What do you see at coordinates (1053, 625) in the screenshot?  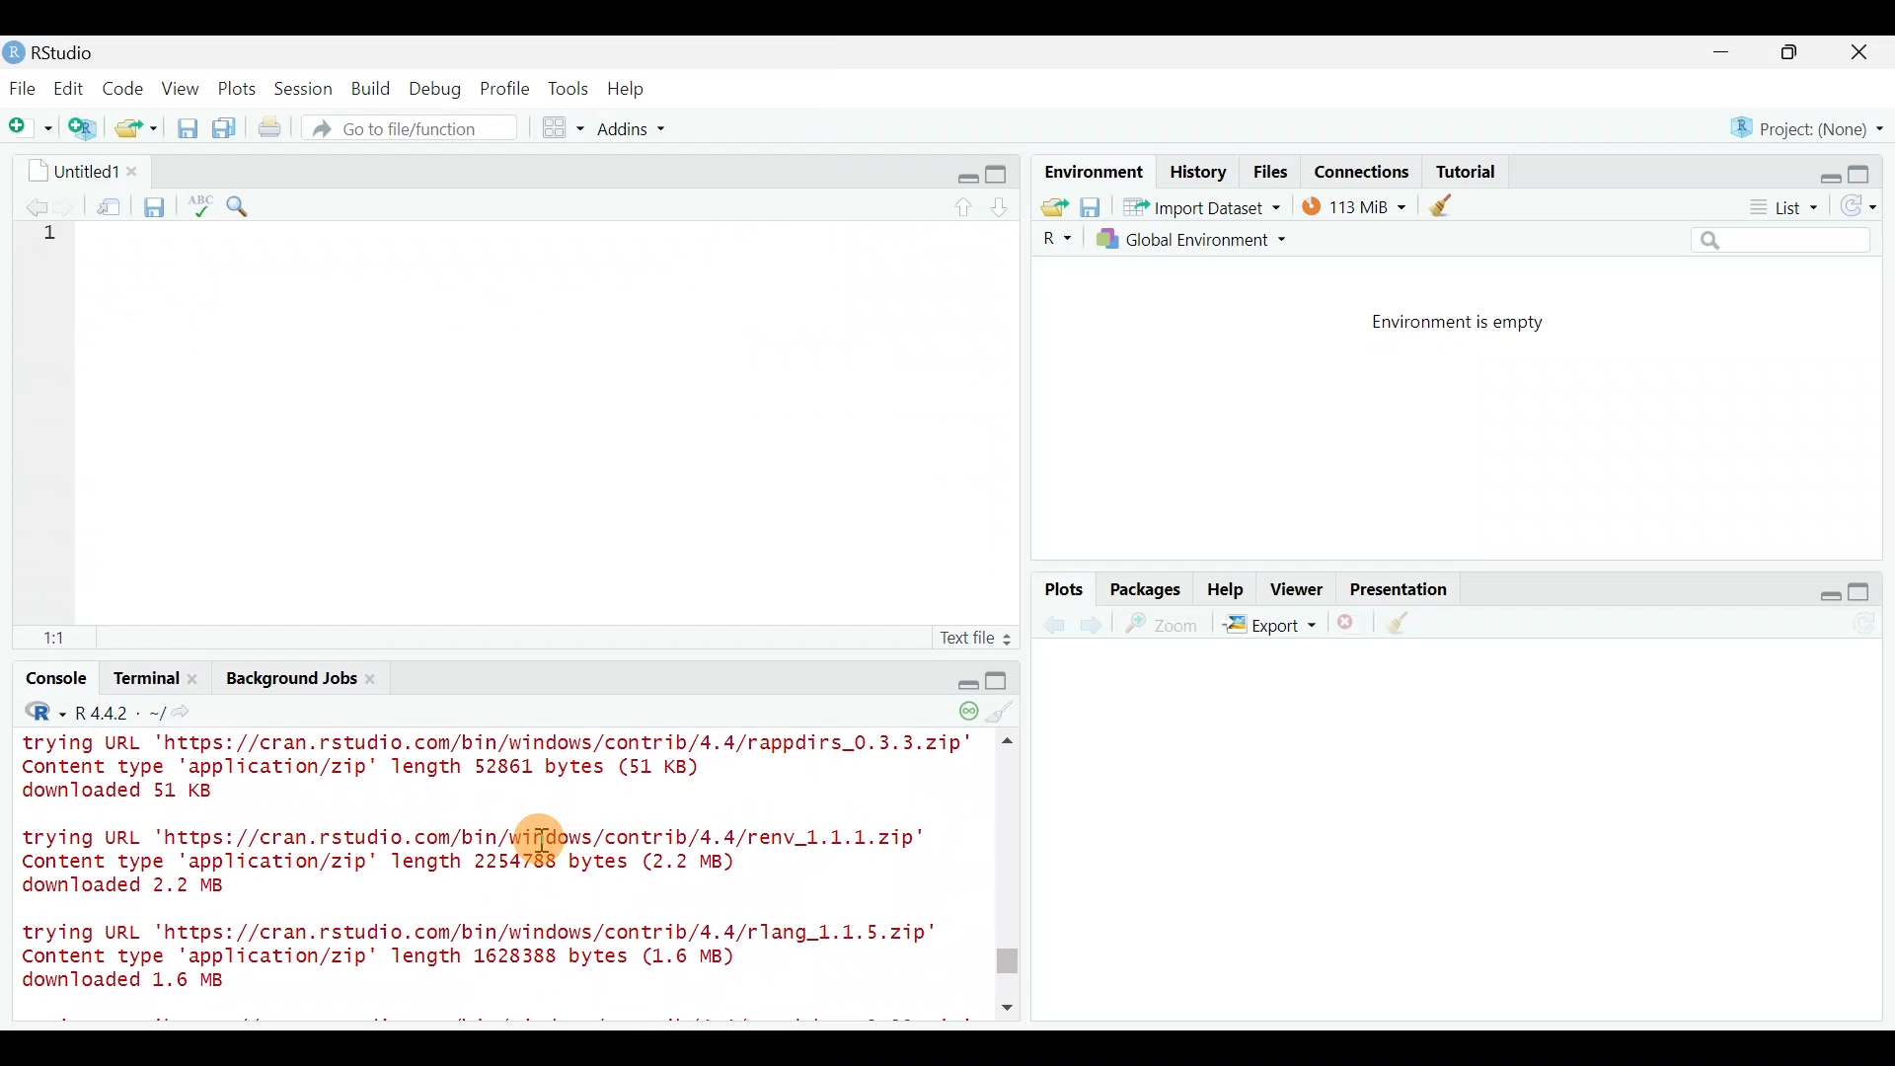 I see `next plot` at bounding box center [1053, 625].